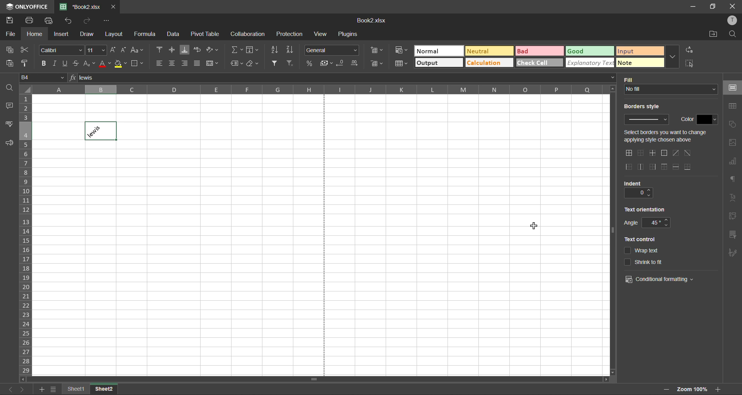 Image resolution: width=742 pixels, height=395 pixels. What do you see at coordinates (668, 220) in the screenshot?
I see `increase angle` at bounding box center [668, 220].